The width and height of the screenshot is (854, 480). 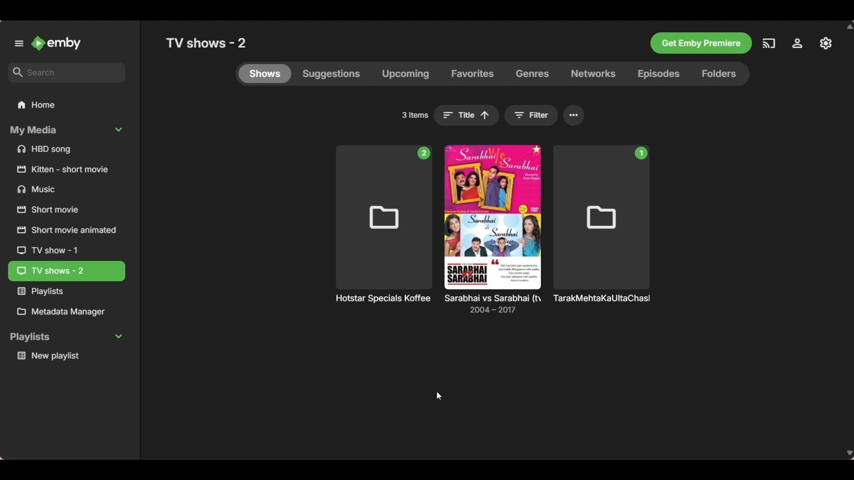 What do you see at coordinates (52, 250) in the screenshot?
I see `` at bounding box center [52, 250].